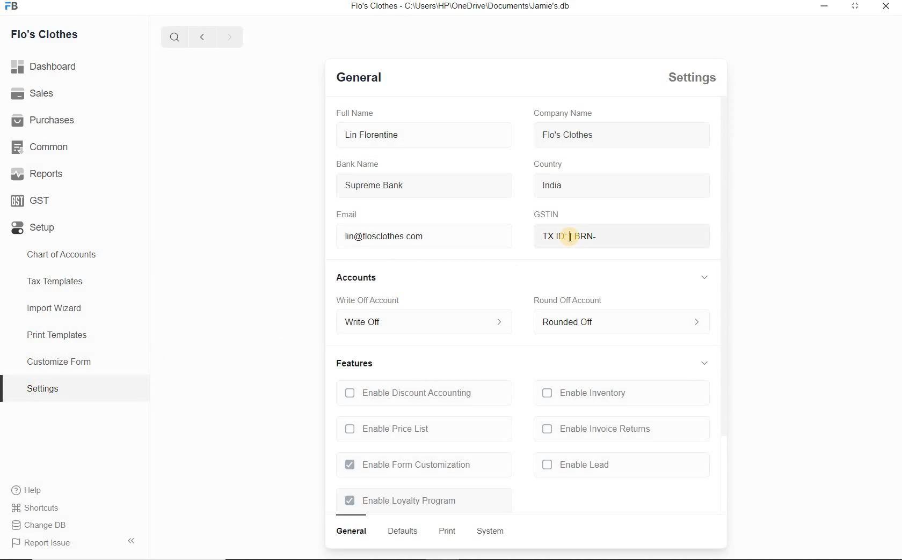 The width and height of the screenshot is (902, 560). Describe the element at coordinates (409, 187) in the screenshot. I see `Supreme Bank` at that location.